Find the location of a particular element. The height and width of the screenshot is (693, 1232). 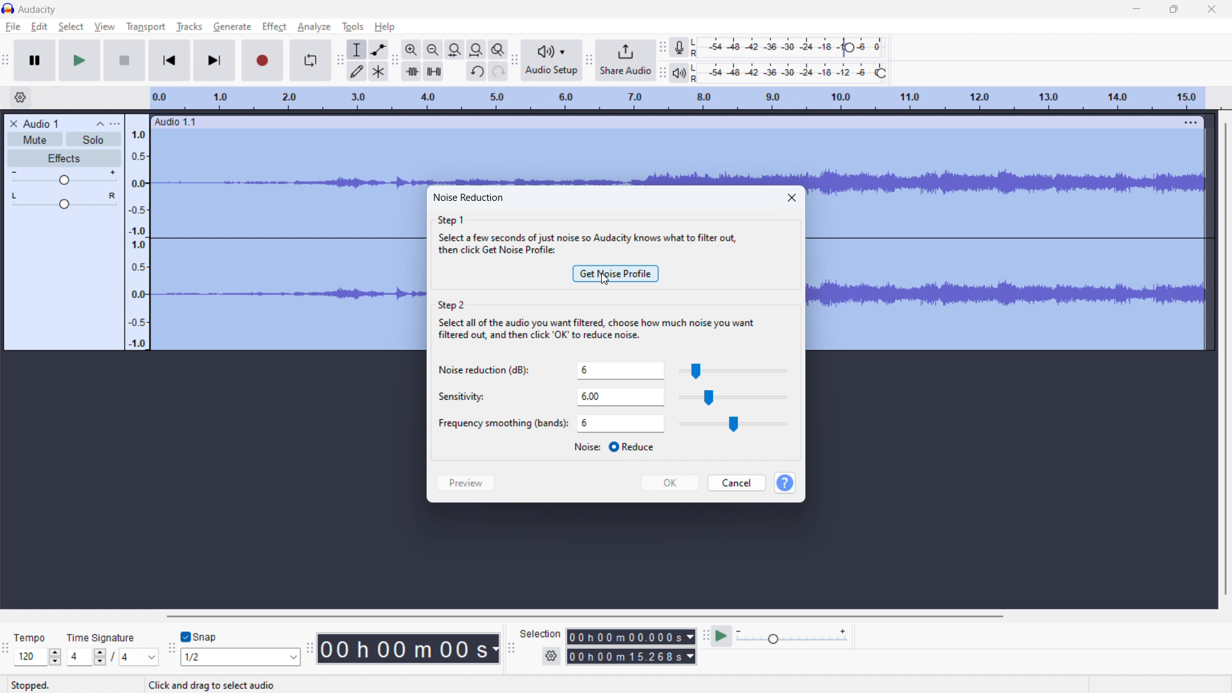

transport toolbar is located at coordinates (6, 59).